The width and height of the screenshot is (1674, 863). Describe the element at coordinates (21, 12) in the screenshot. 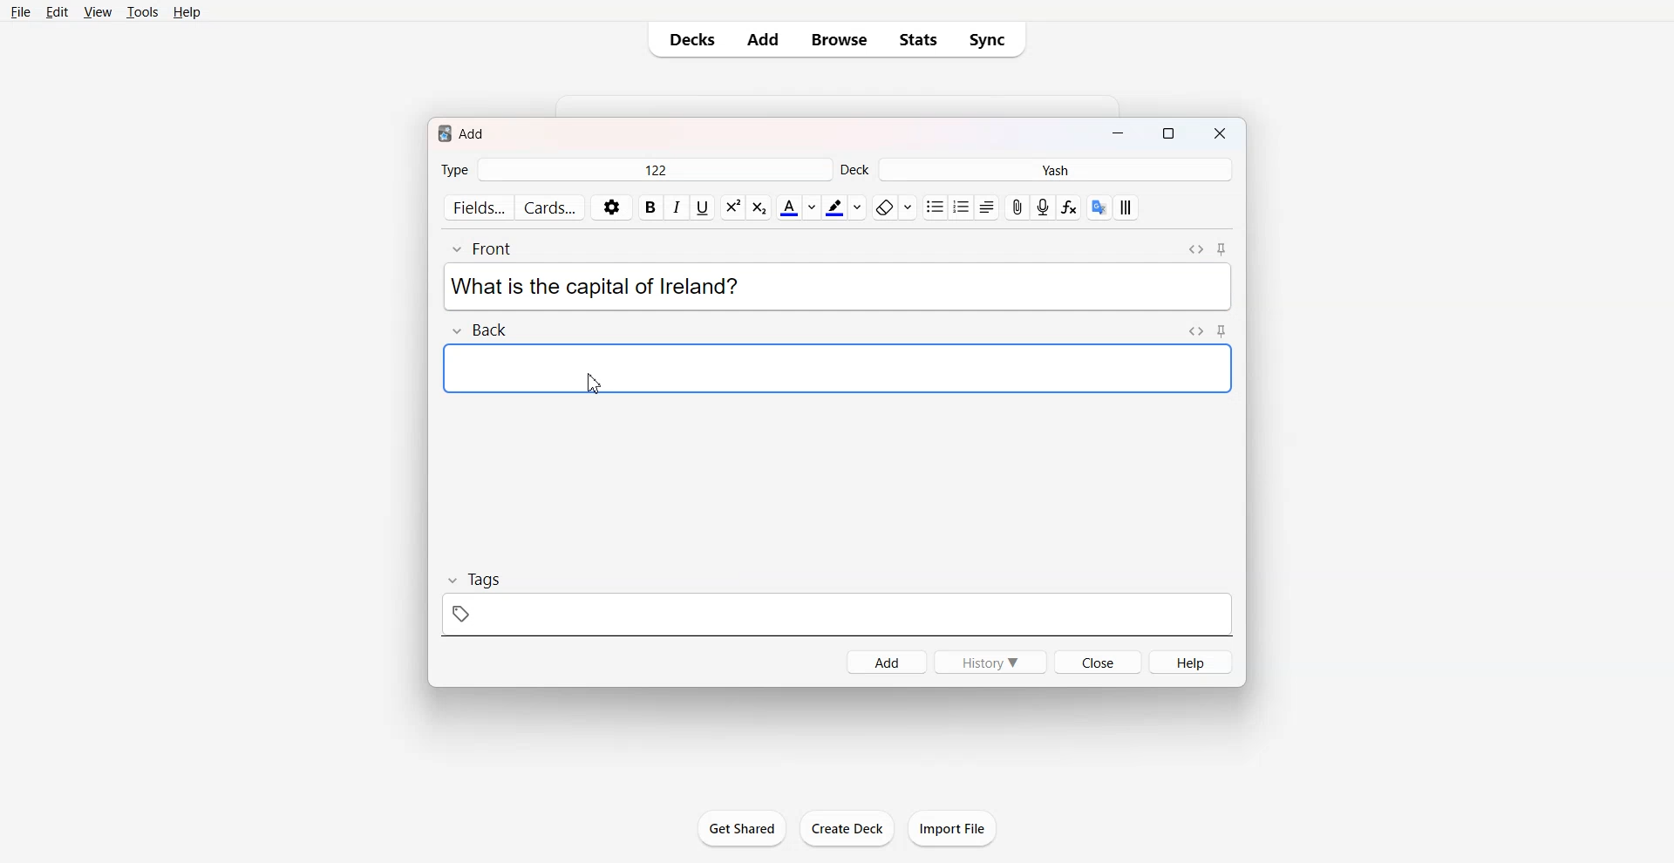

I see `File` at that location.